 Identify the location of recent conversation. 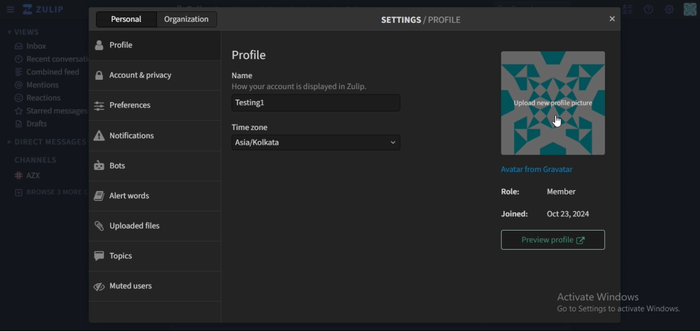
(56, 58).